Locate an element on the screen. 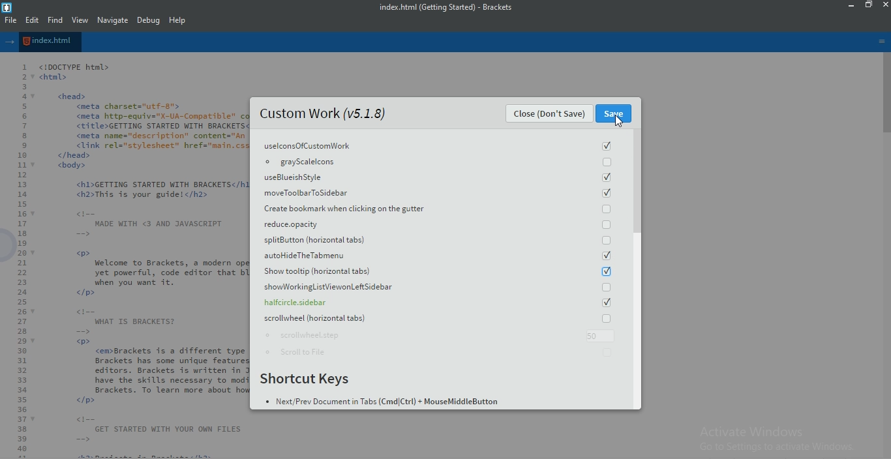 This screenshot has width=891, height=459. close is located at coordinates (885, 5).